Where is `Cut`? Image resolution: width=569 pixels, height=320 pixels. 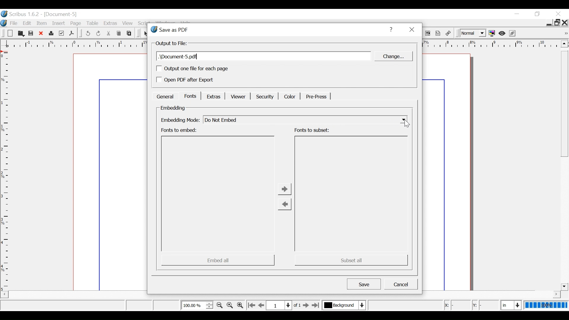 Cut is located at coordinates (109, 33).